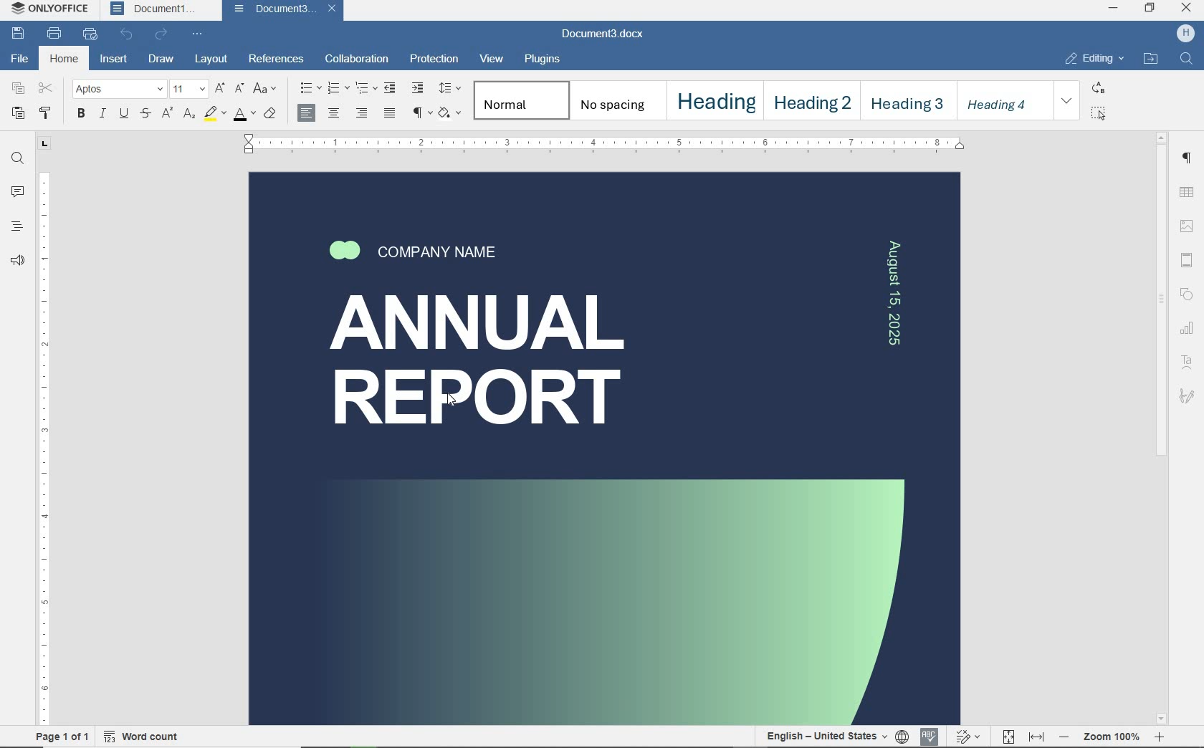 The width and height of the screenshot is (1204, 748). Describe the element at coordinates (310, 87) in the screenshot. I see `bullets` at that location.